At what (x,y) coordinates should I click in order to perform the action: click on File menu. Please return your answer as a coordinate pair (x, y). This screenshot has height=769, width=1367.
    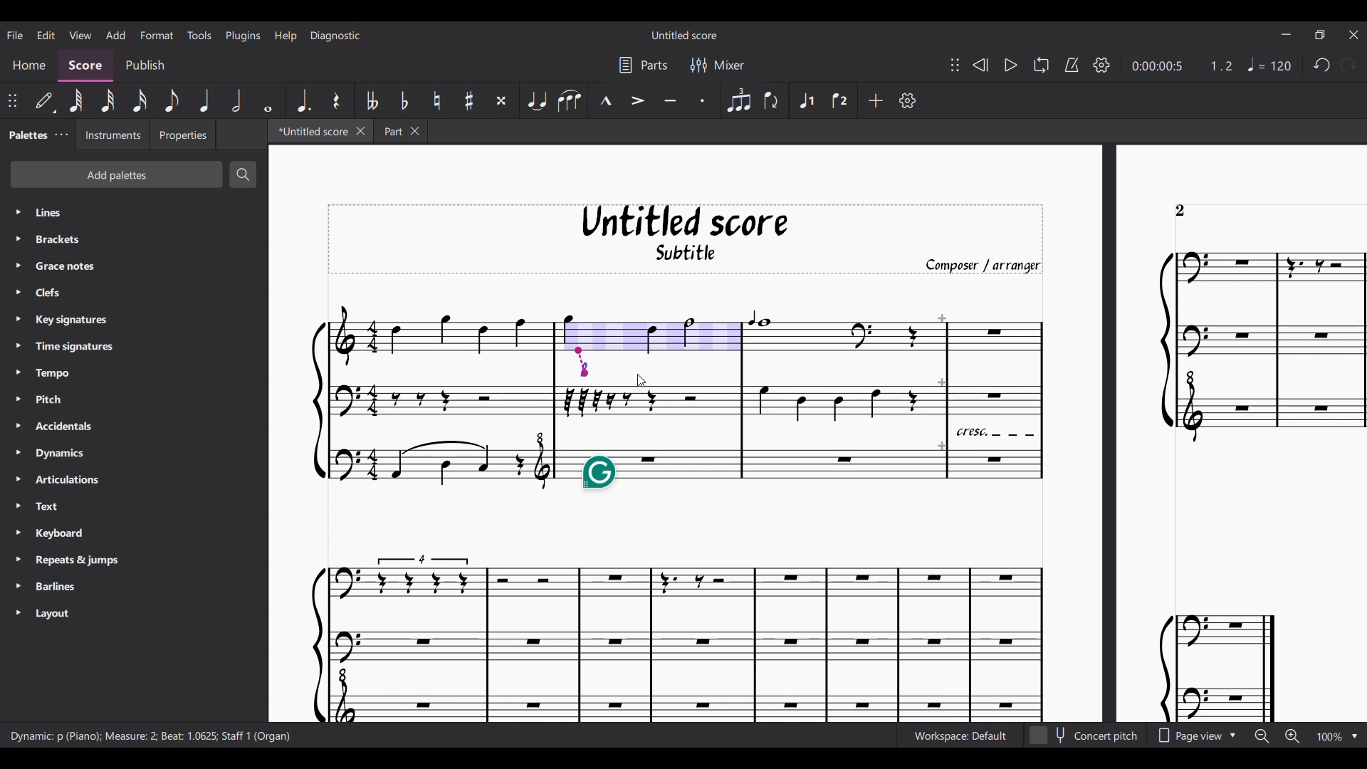
    Looking at the image, I should click on (15, 35).